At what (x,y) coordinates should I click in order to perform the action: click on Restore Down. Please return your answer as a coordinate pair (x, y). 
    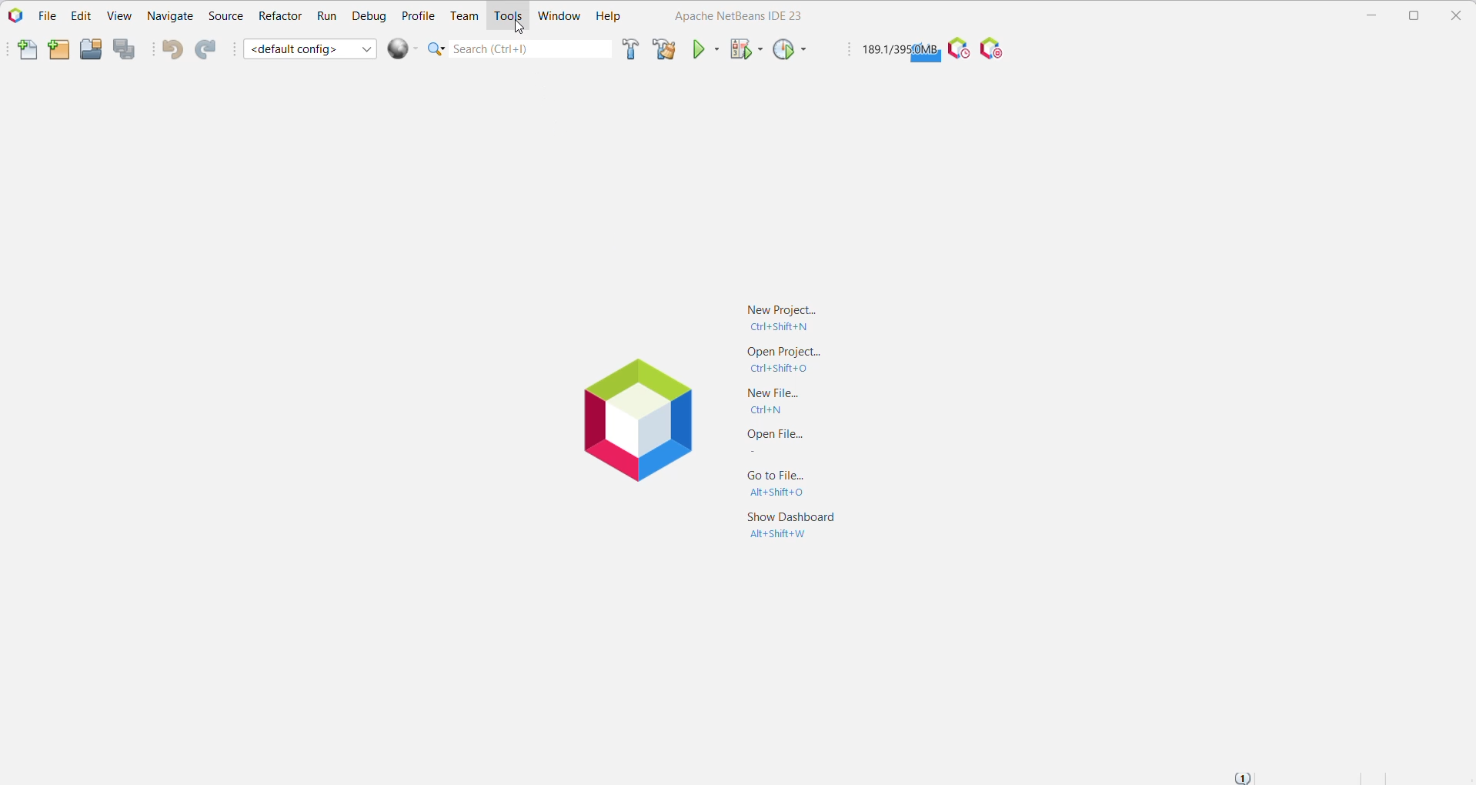
    Looking at the image, I should click on (1414, 15).